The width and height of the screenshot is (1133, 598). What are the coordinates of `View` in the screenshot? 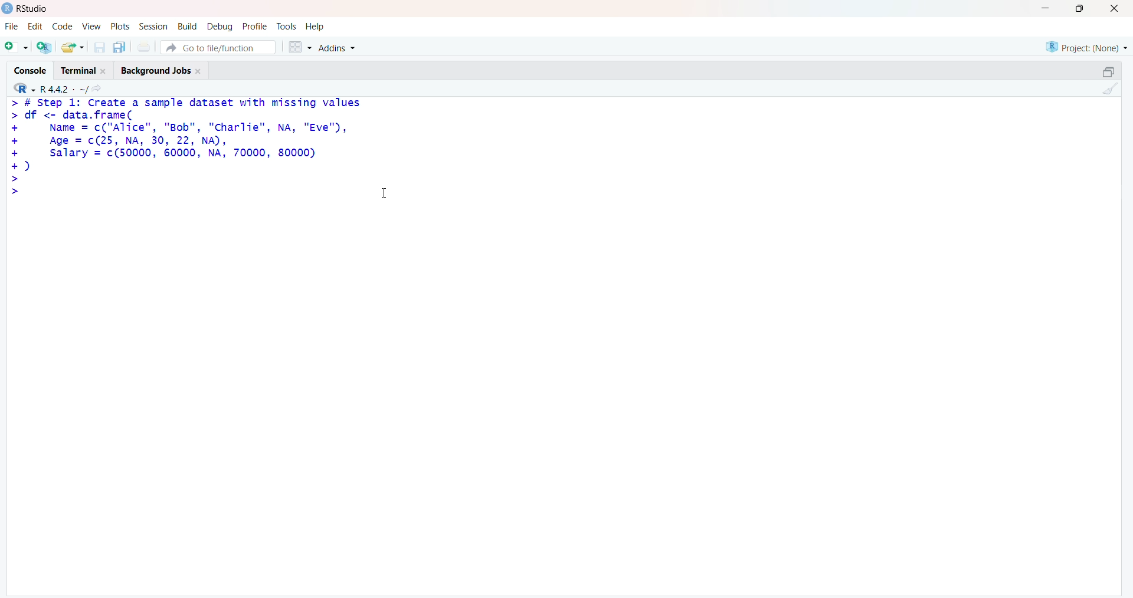 It's located at (91, 27).